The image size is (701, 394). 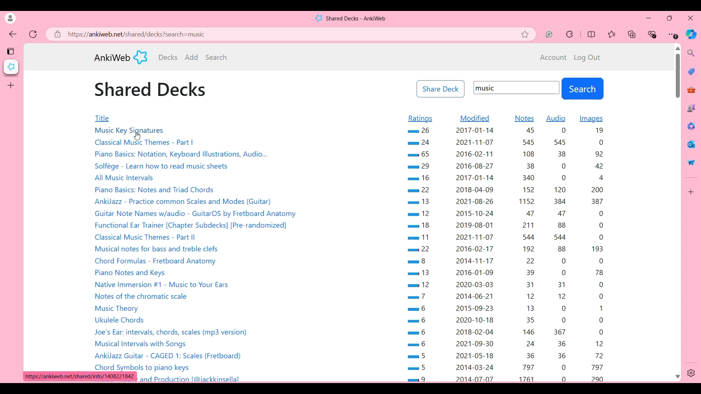 I want to click on Quick share options by browser, so click(x=691, y=162).